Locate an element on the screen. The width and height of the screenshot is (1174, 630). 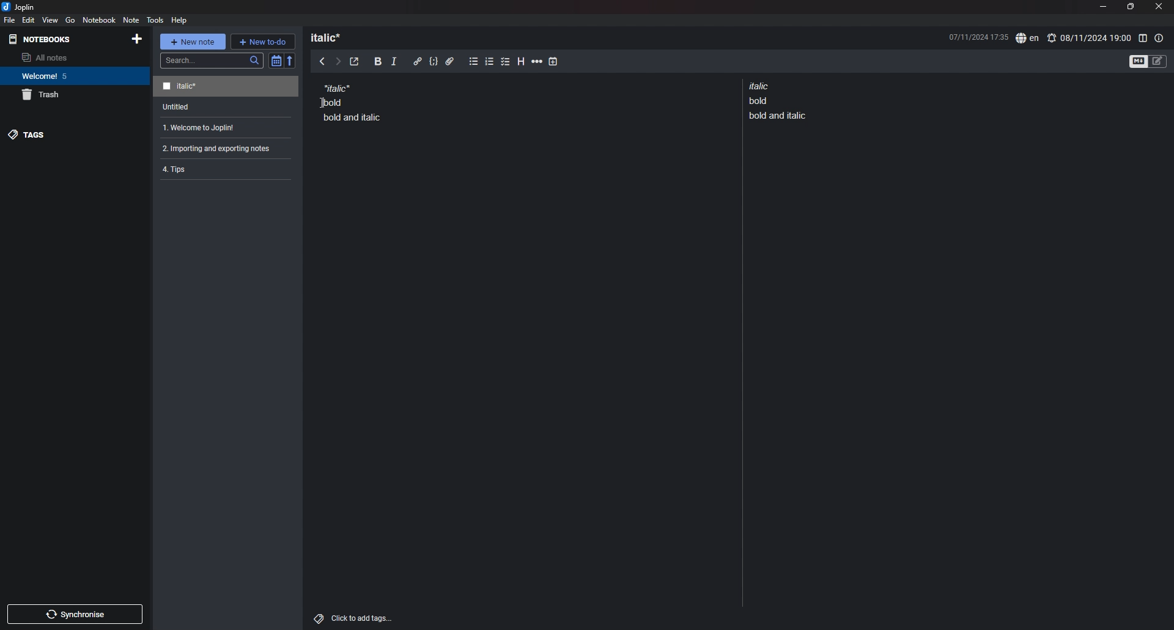
toggle editor layout is located at coordinates (1142, 38).